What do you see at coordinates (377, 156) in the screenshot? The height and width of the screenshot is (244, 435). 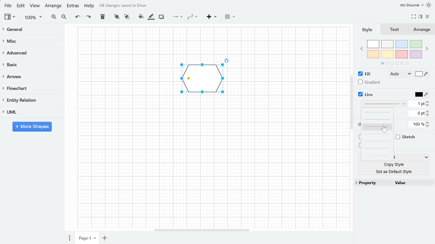 I see `Dotted 3` at bounding box center [377, 156].